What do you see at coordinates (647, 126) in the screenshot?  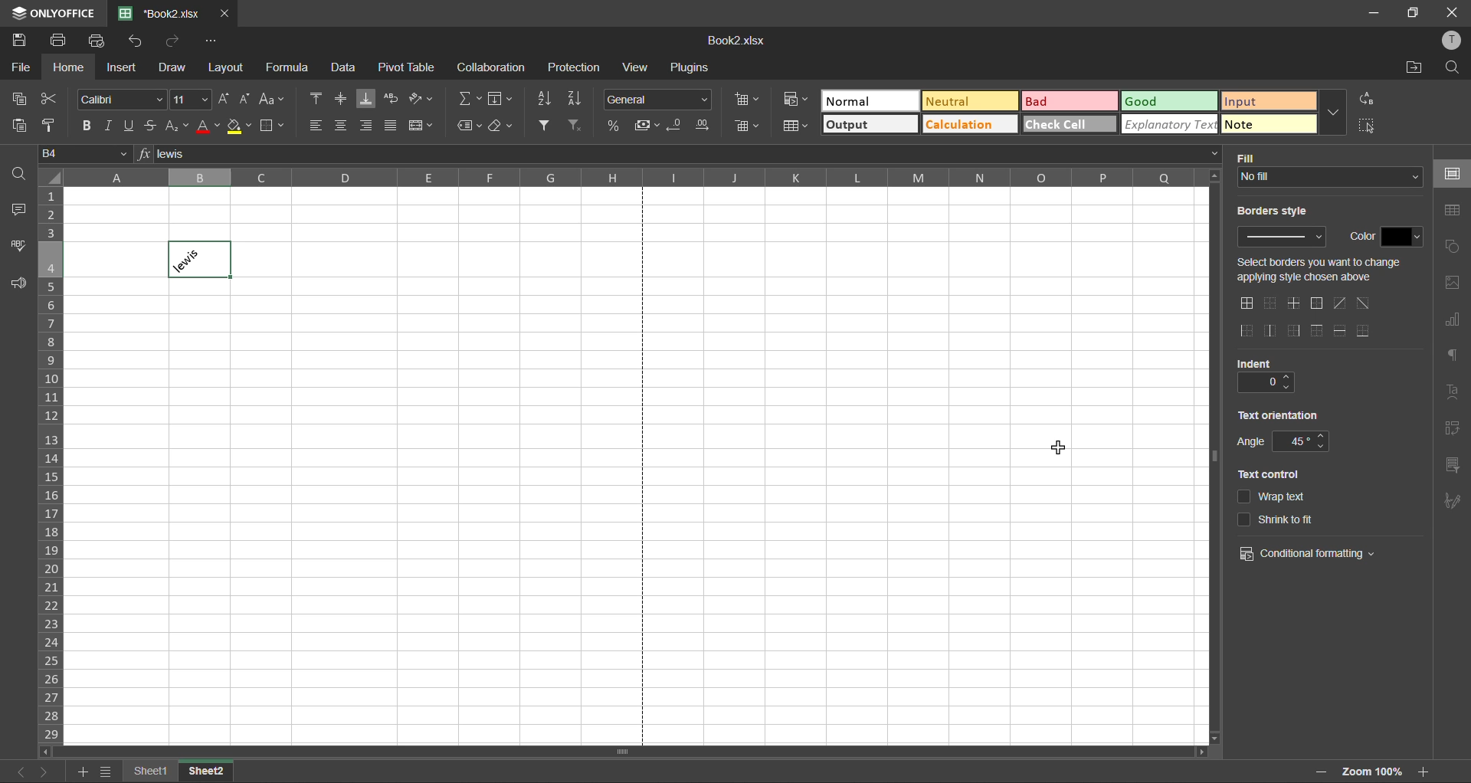 I see `accounting` at bounding box center [647, 126].